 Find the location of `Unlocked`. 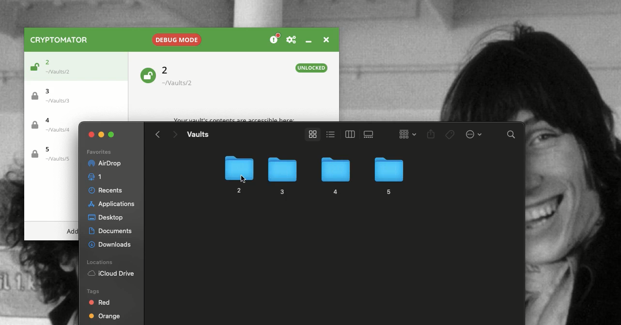

Unlocked is located at coordinates (33, 68).